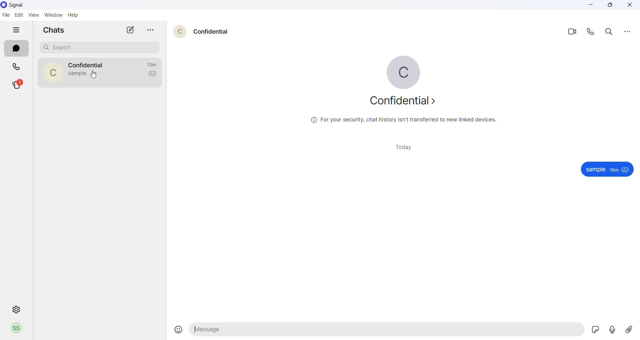 Image resolution: width=640 pixels, height=340 pixels. I want to click on emoji, so click(178, 329).